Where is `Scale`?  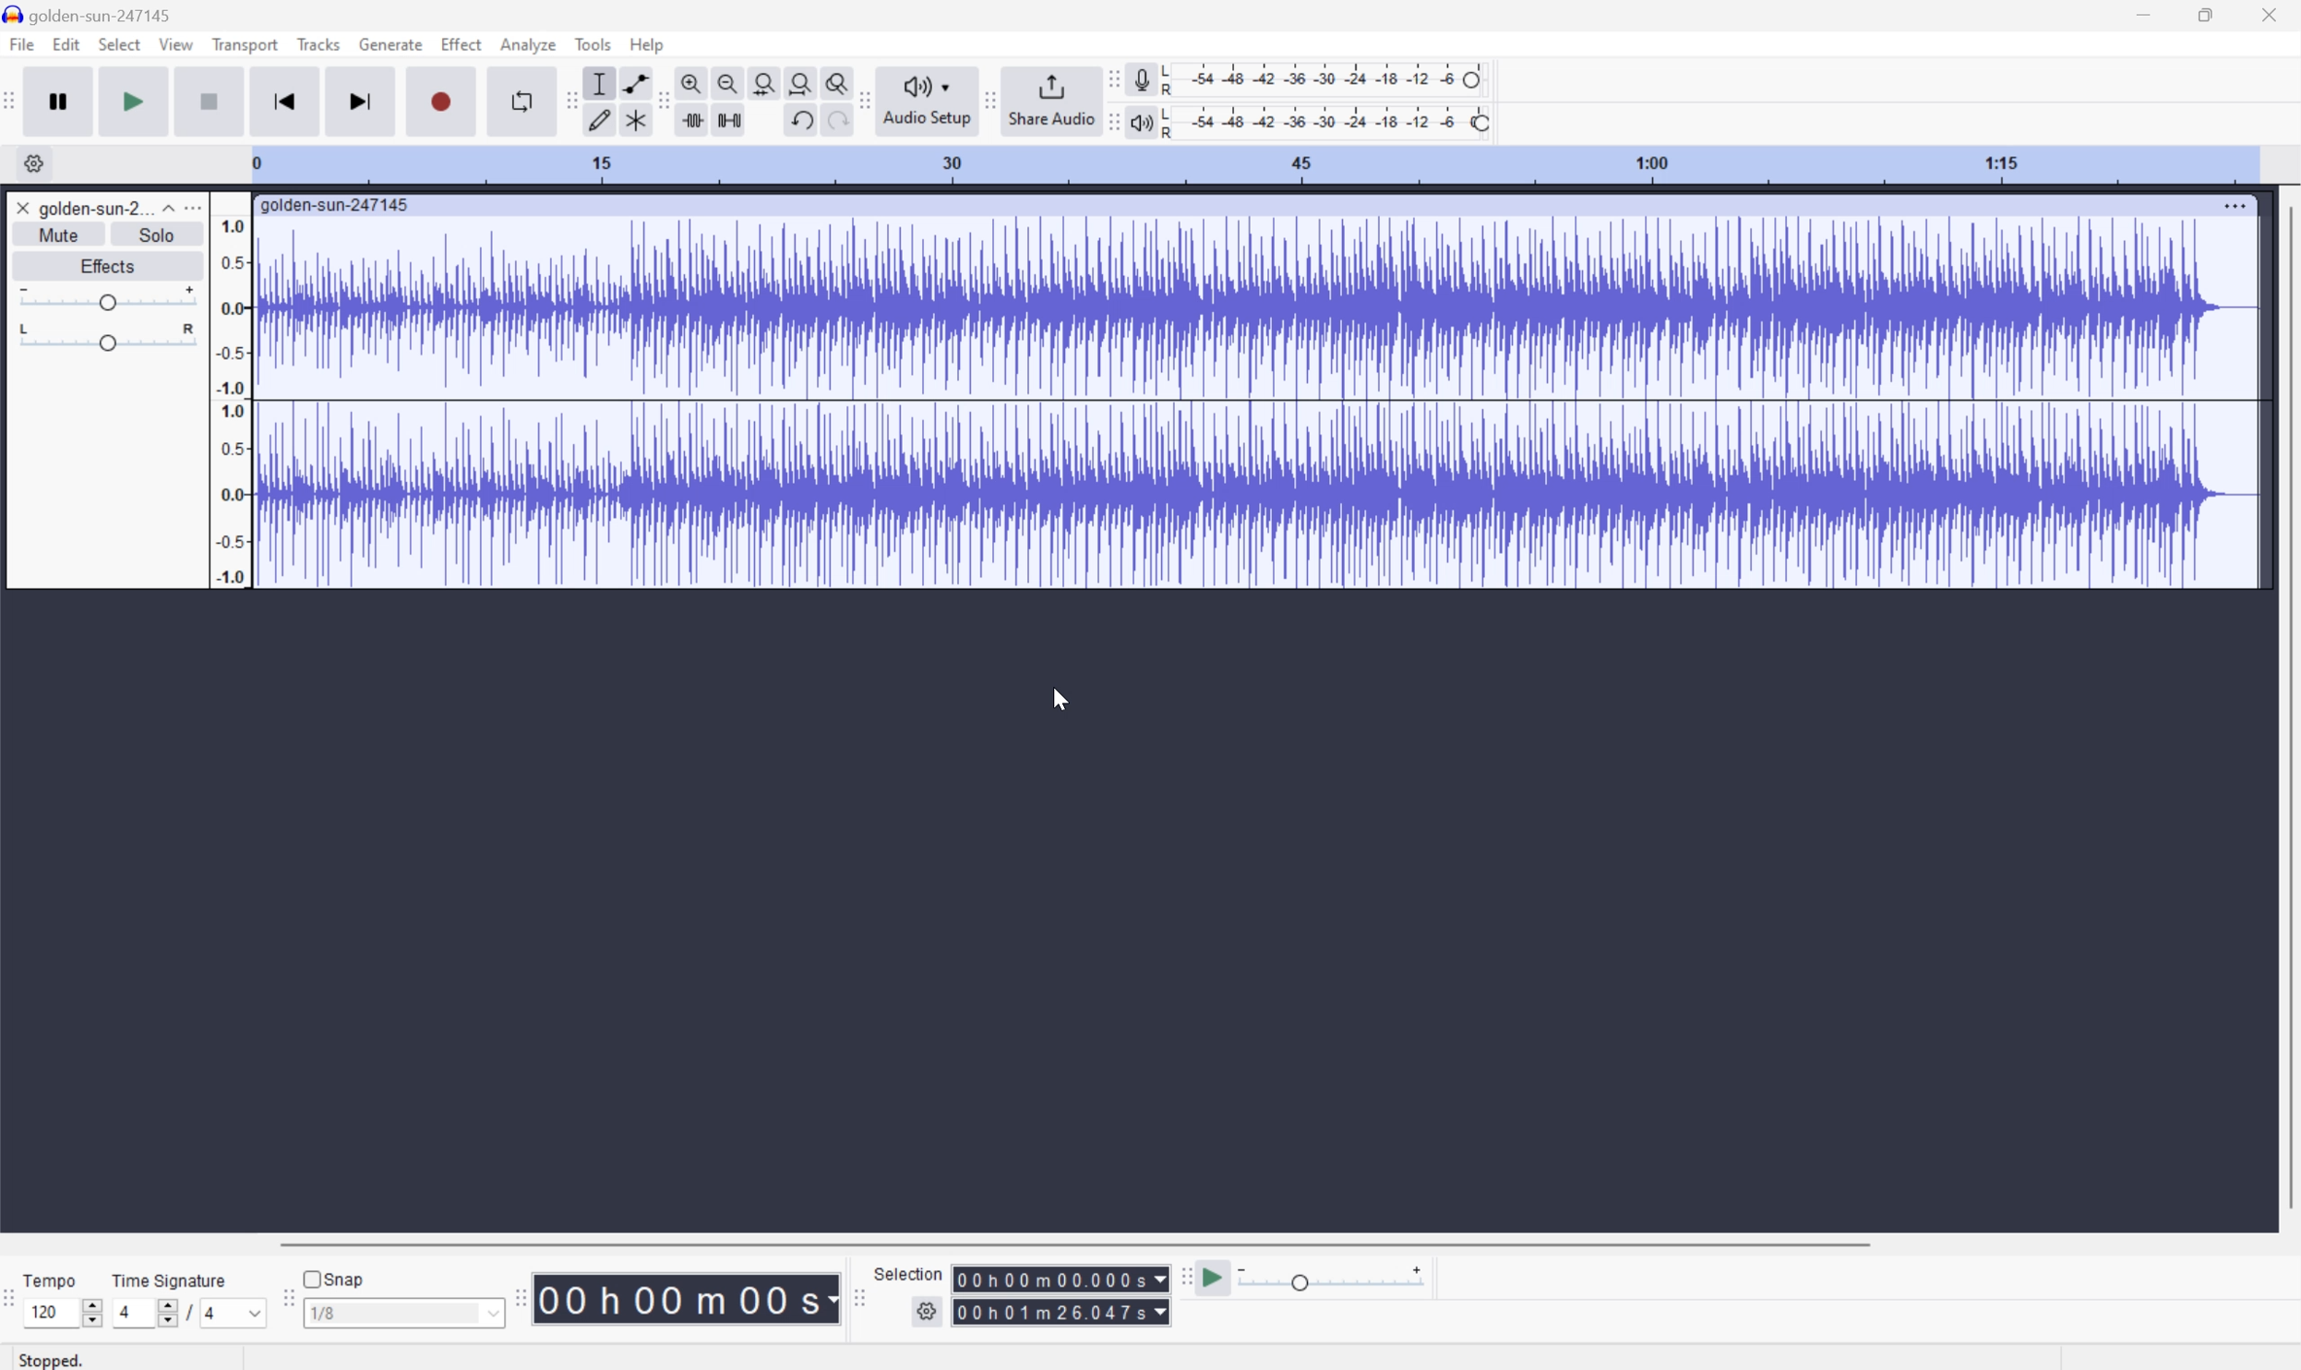
Scale is located at coordinates (1252, 163).